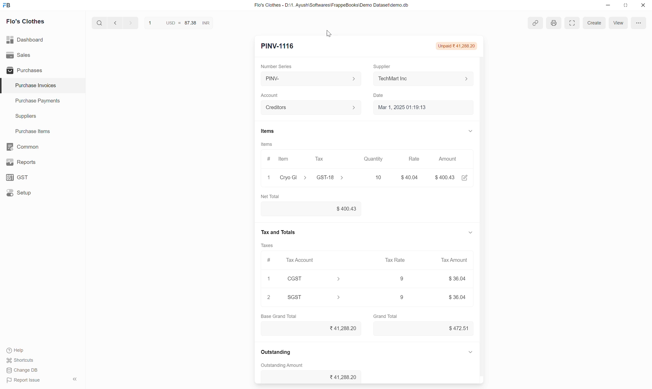  What do you see at coordinates (20, 193) in the screenshot?
I see `Setup` at bounding box center [20, 193].